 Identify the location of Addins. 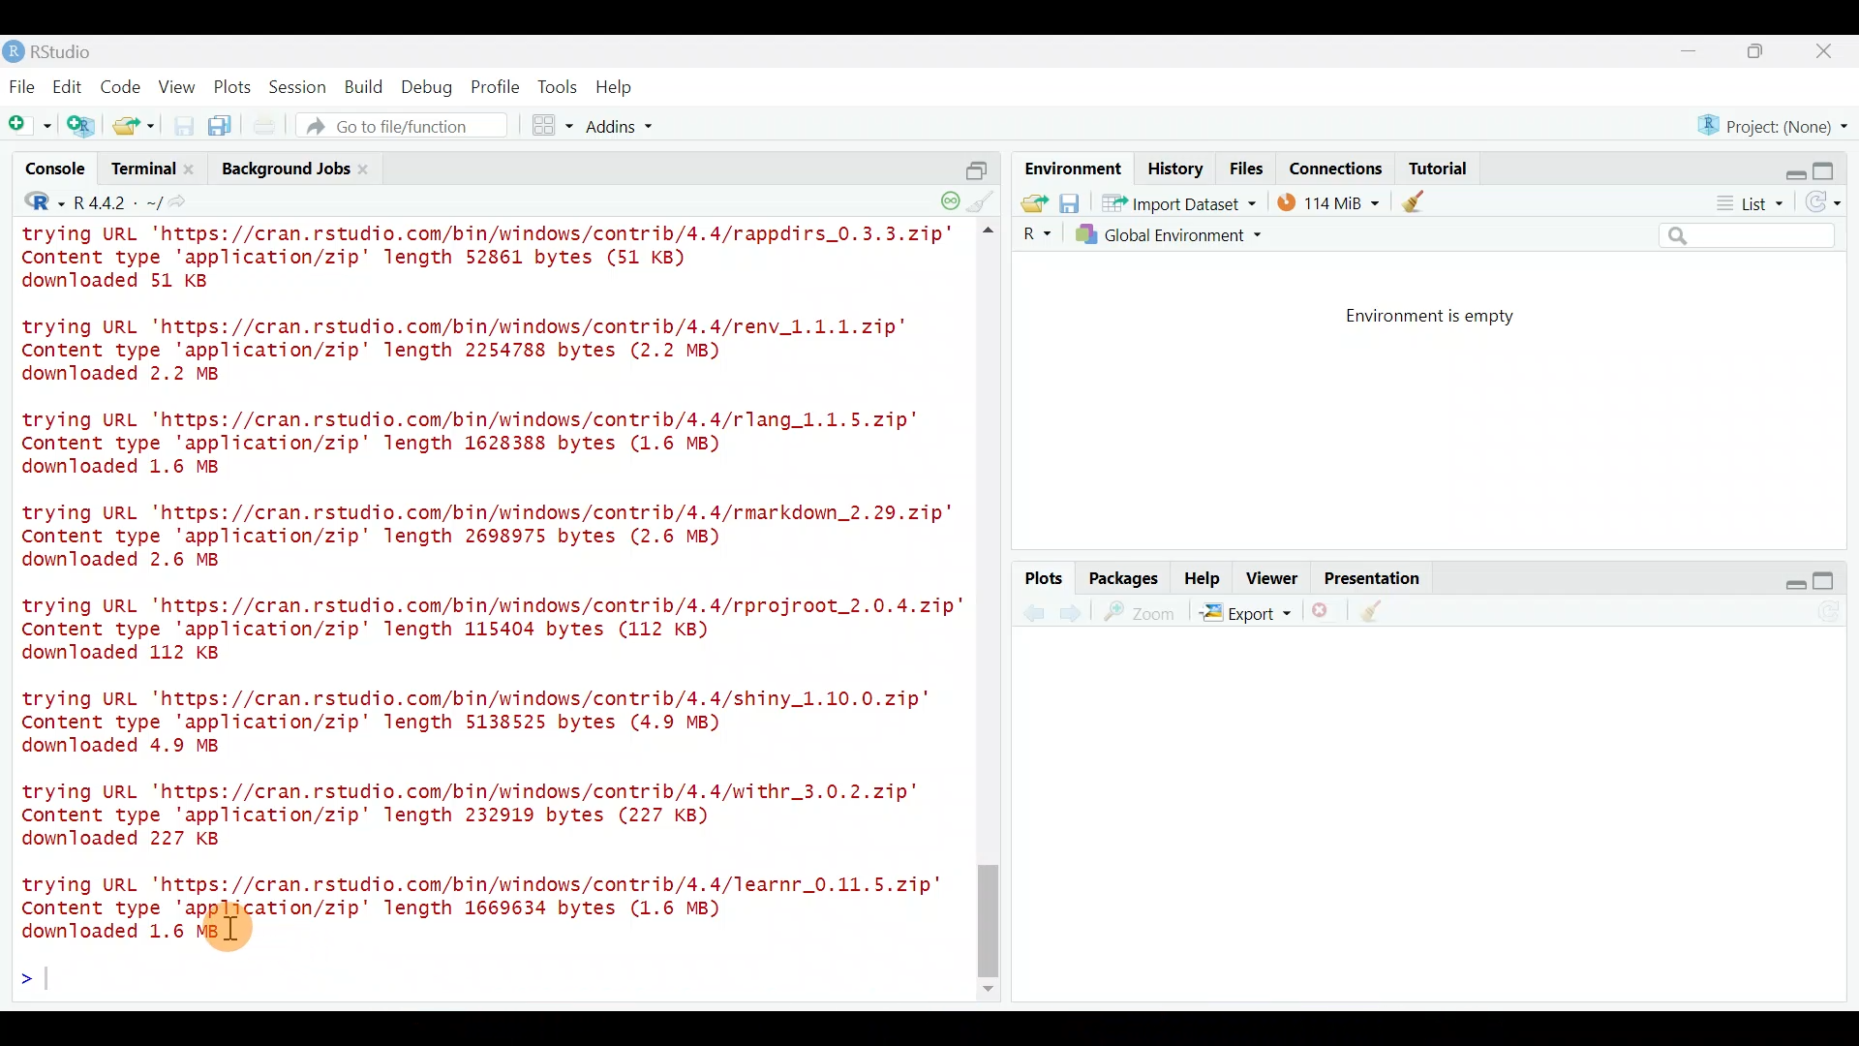
(622, 129).